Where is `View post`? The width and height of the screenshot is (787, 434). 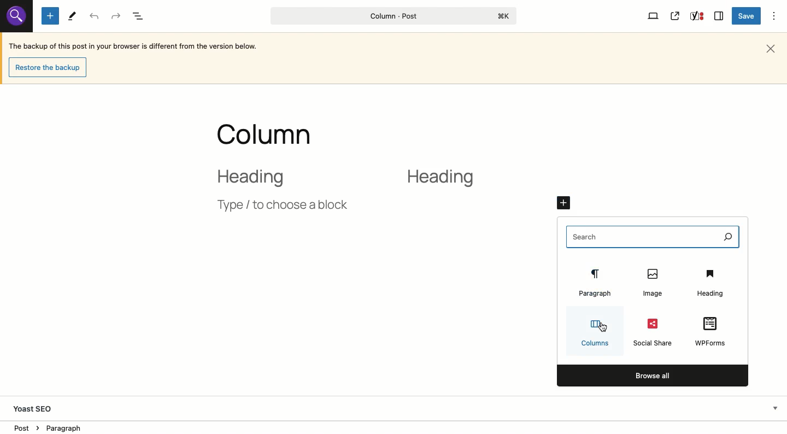
View post is located at coordinates (676, 16).